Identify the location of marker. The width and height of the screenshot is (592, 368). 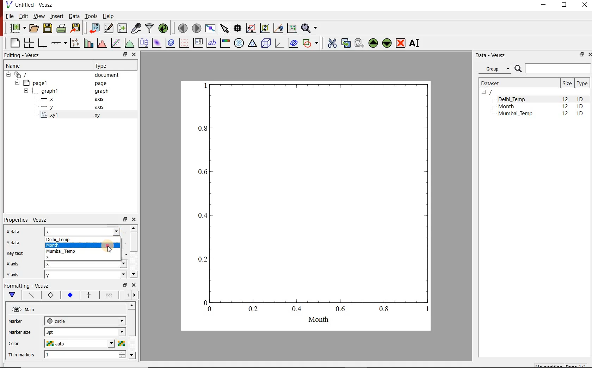
(21, 321).